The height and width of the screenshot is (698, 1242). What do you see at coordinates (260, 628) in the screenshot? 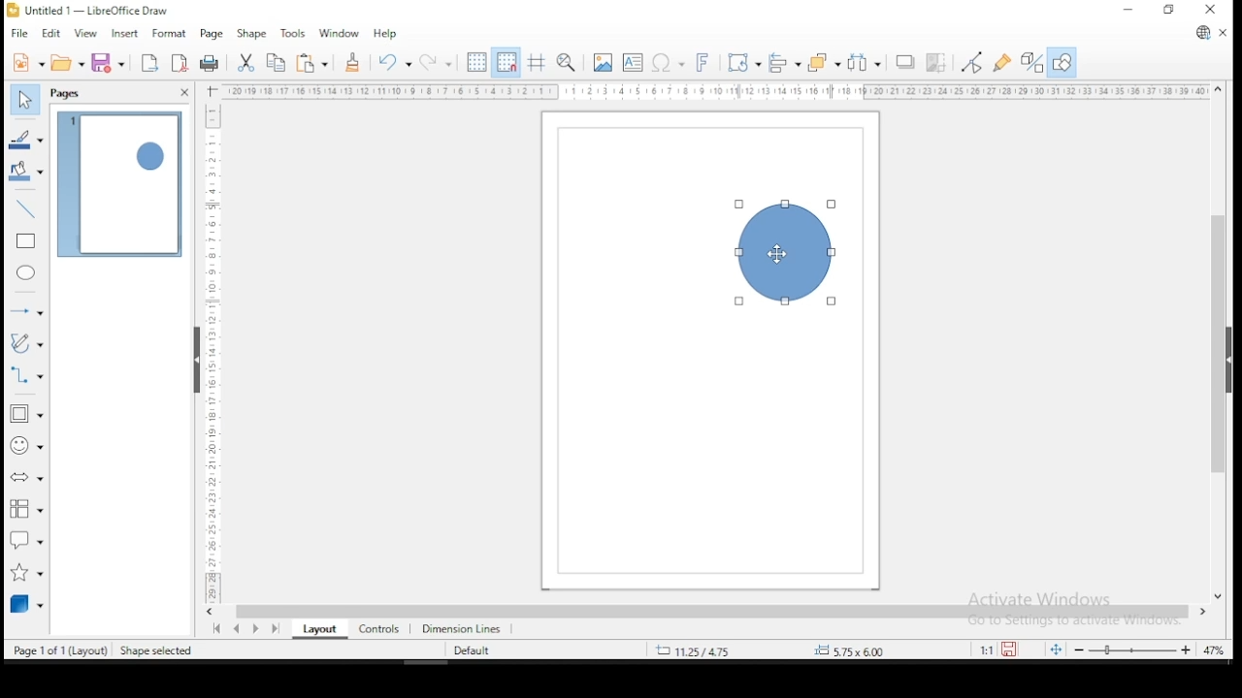
I see `next page` at bounding box center [260, 628].